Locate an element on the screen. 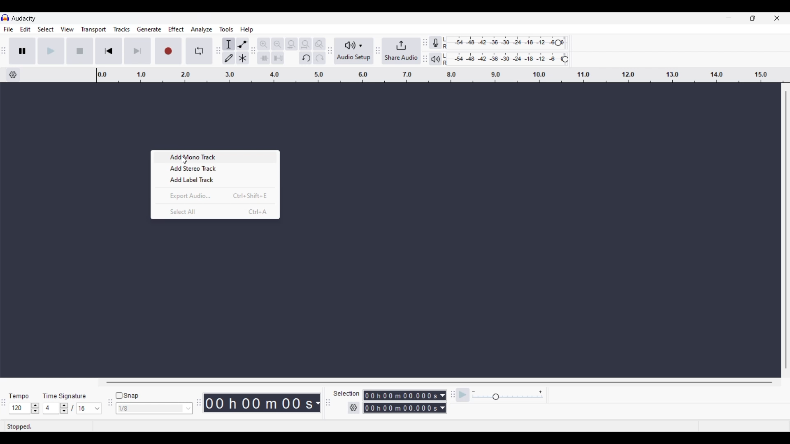 This screenshot has width=790, height=444. Pause is located at coordinates (22, 51).